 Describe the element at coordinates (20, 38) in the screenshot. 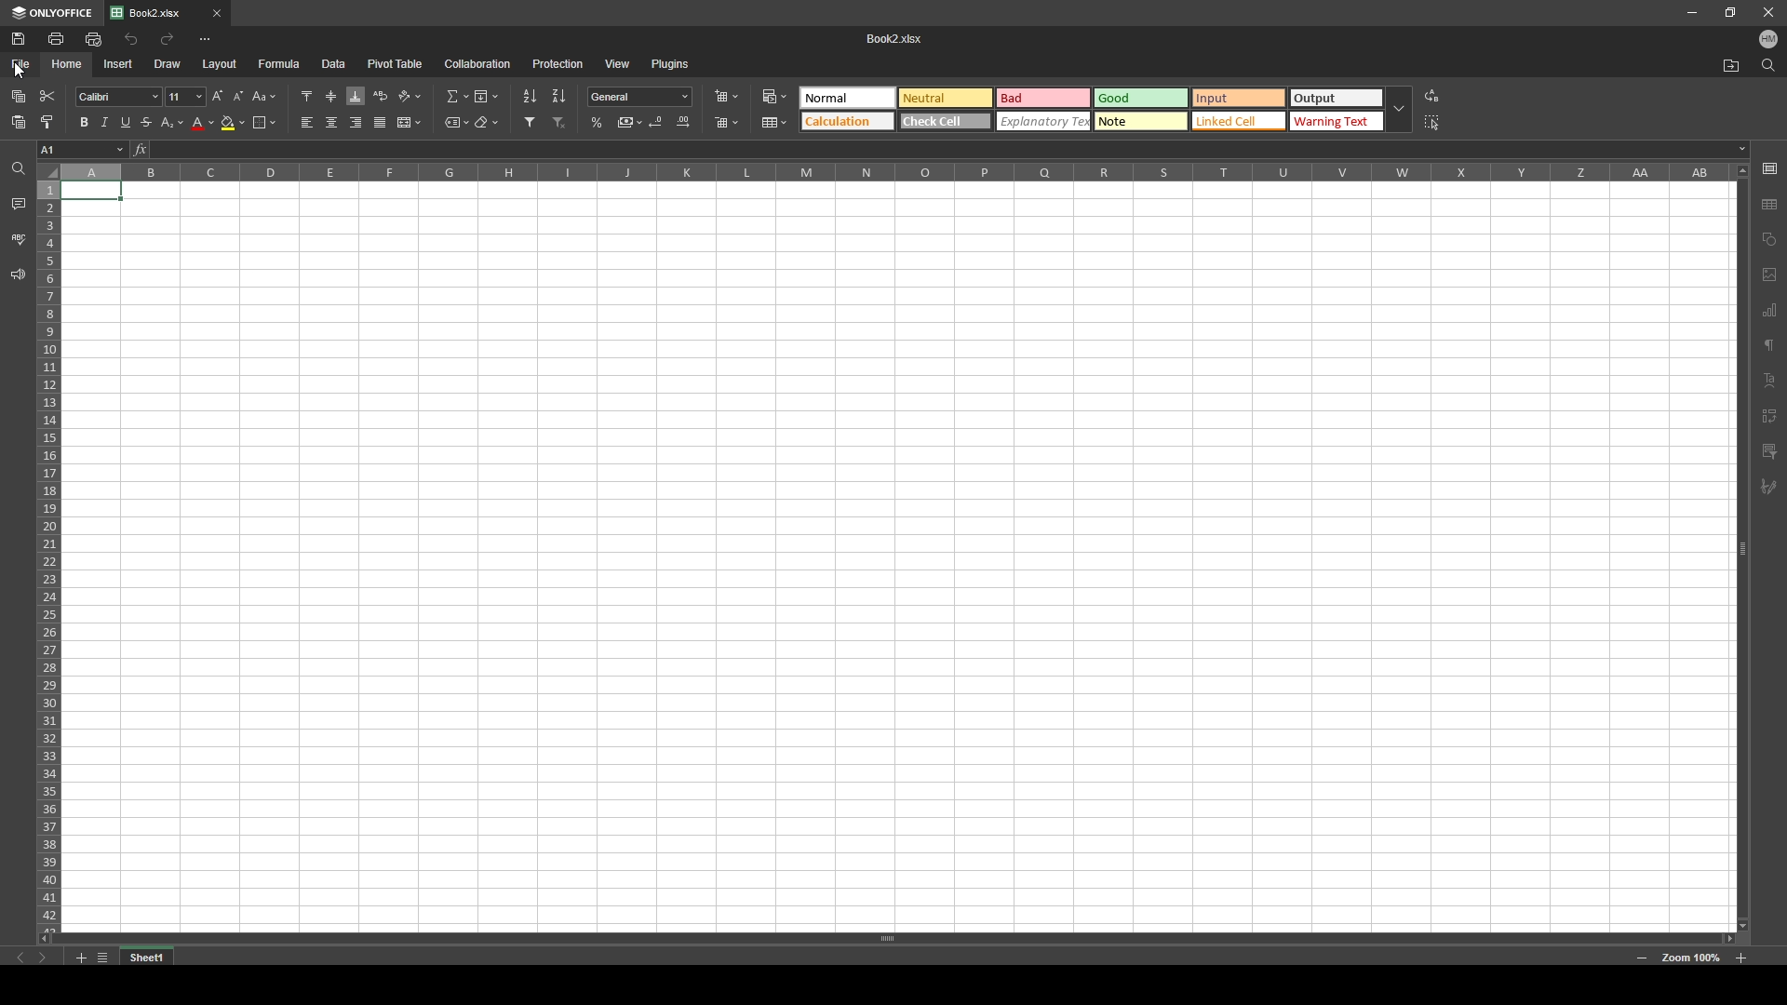

I see `save` at that location.